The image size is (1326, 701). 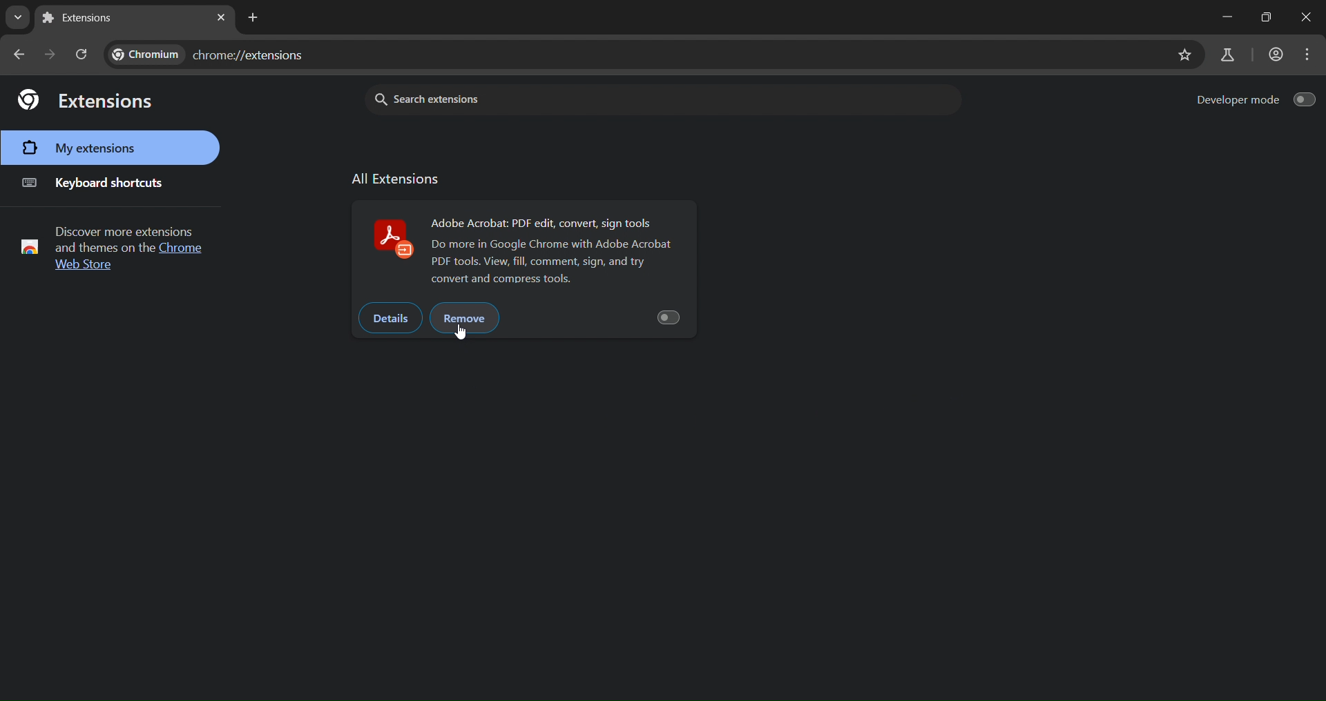 I want to click on allextension, so click(x=395, y=178).